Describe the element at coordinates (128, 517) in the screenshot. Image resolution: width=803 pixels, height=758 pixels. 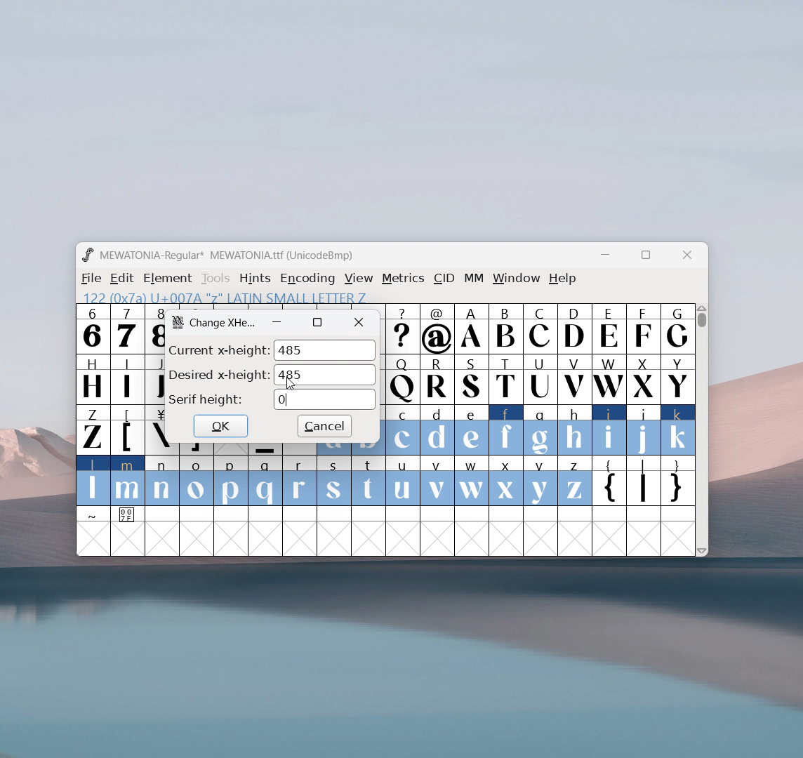
I see `0 0 7 F` at that location.